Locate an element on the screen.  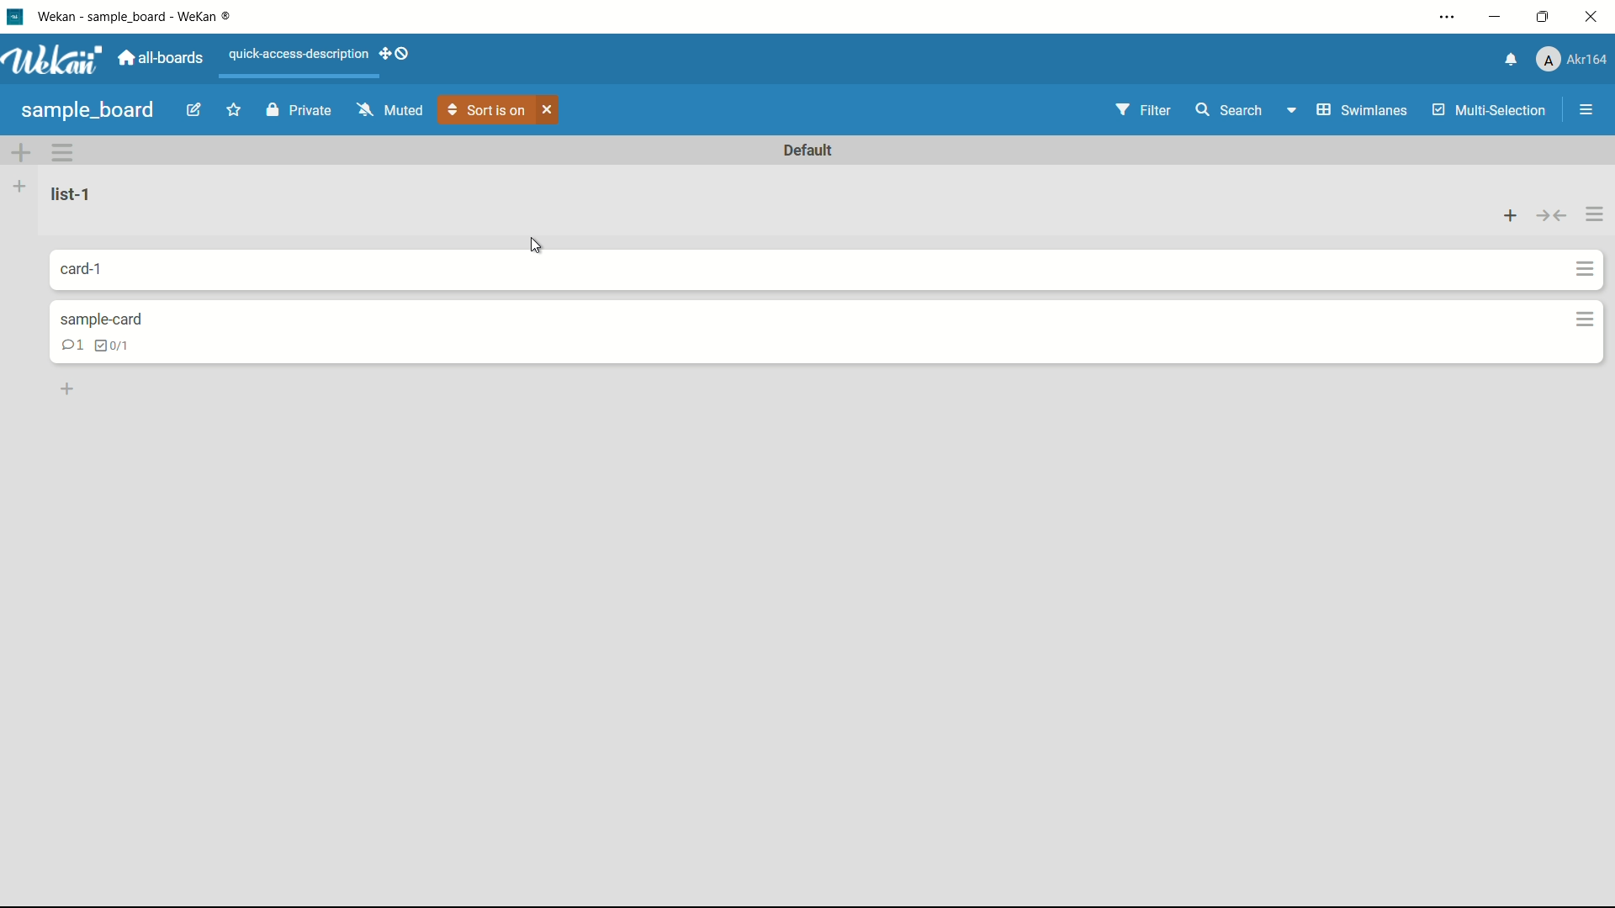
edit is located at coordinates (193, 110).